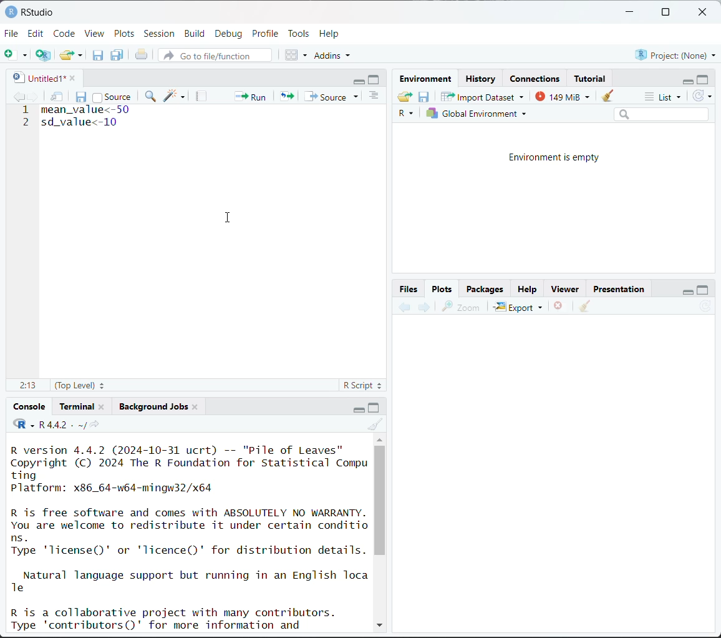  What do you see at coordinates (12, 33) in the screenshot?
I see `File` at bounding box center [12, 33].